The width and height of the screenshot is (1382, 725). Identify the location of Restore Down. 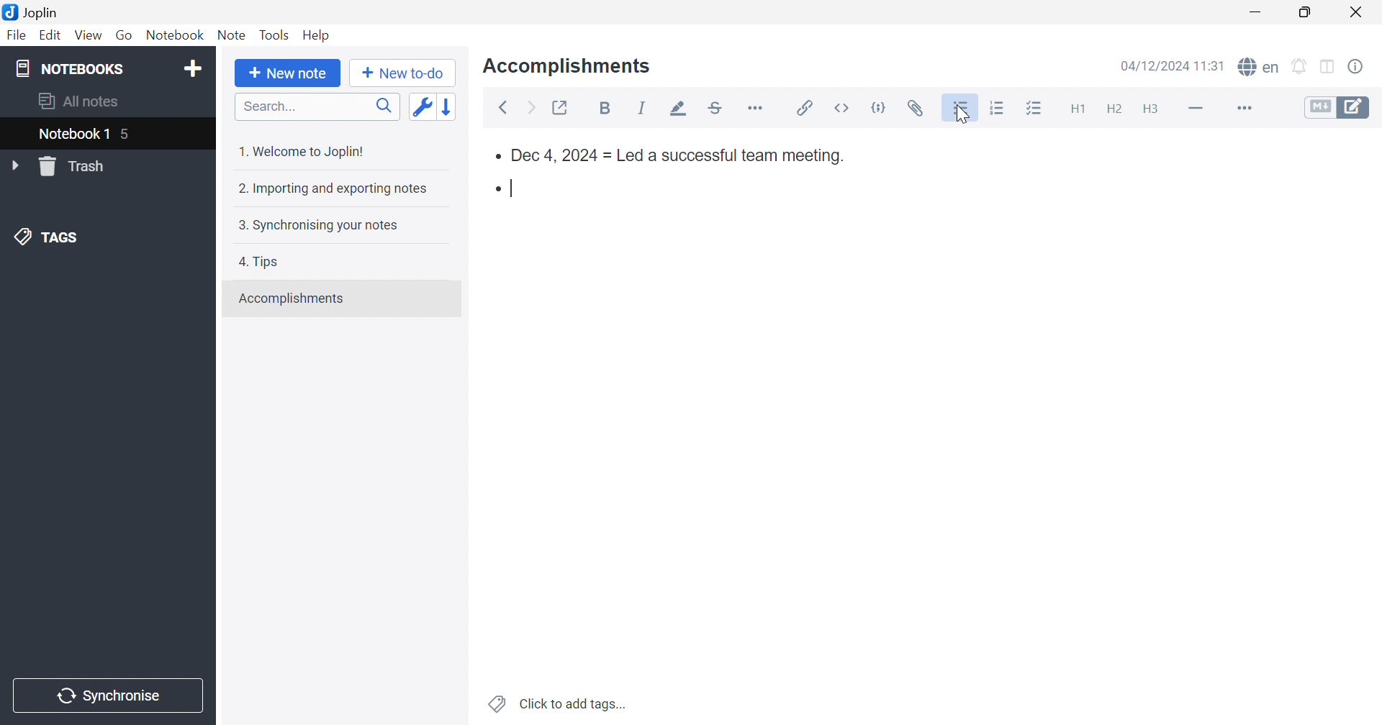
(1306, 13).